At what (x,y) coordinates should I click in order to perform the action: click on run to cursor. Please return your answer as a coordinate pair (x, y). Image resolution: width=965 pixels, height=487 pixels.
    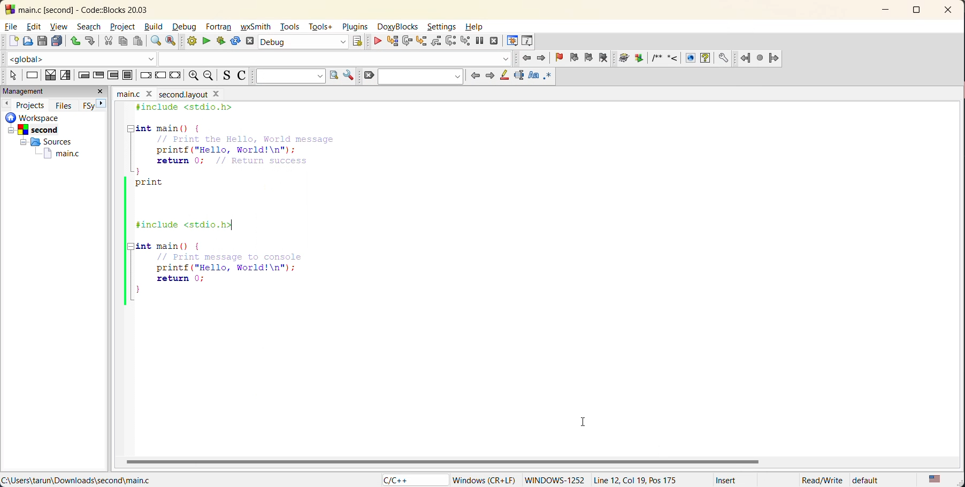
    Looking at the image, I should click on (393, 43).